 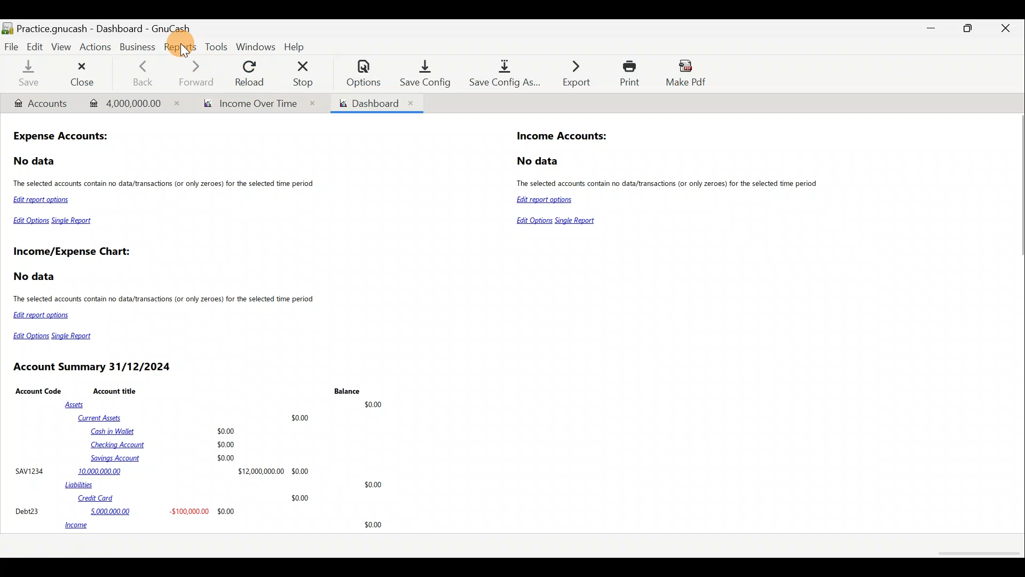 What do you see at coordinates (223, 526) in the screenshot?
I see `income 30.00` at bounding box center [223, 526].